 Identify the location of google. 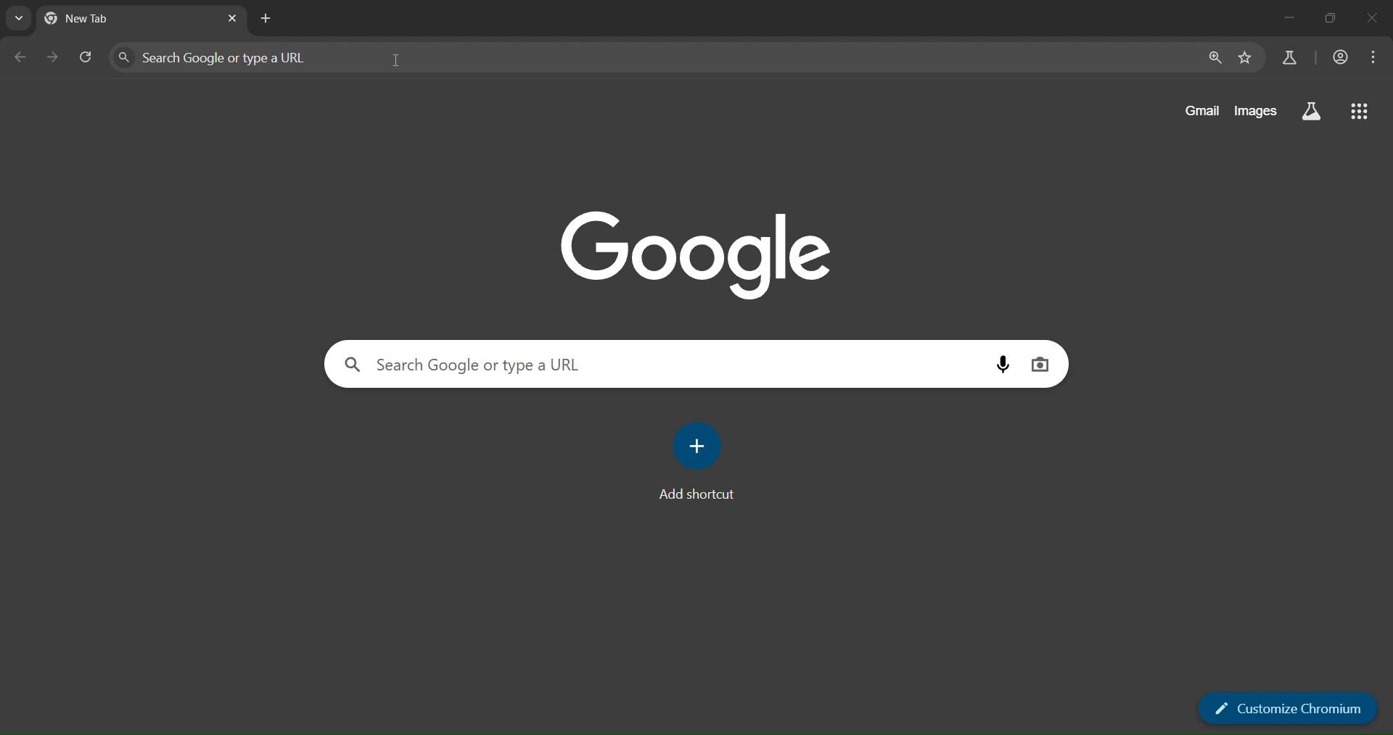
(695, 255).